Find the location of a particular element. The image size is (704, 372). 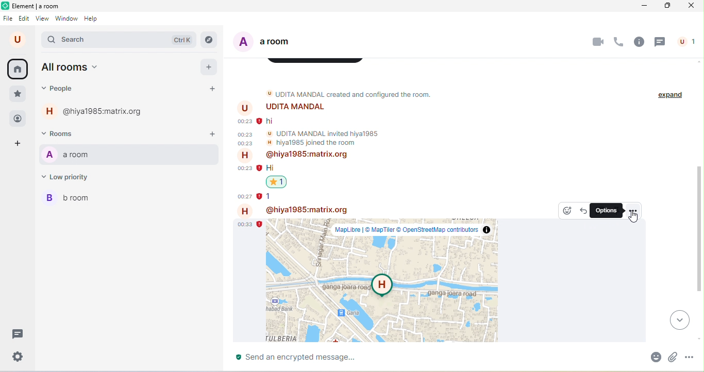

account is located at coordinates (19, 40).